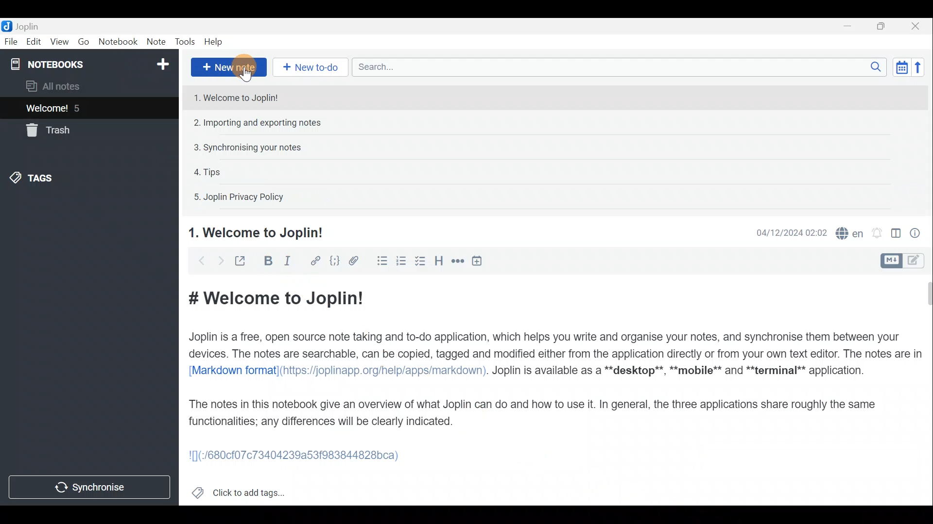 The image size is (933, 524). I want to click on 5. Joplin Privacy Policy, so click(240, 196).